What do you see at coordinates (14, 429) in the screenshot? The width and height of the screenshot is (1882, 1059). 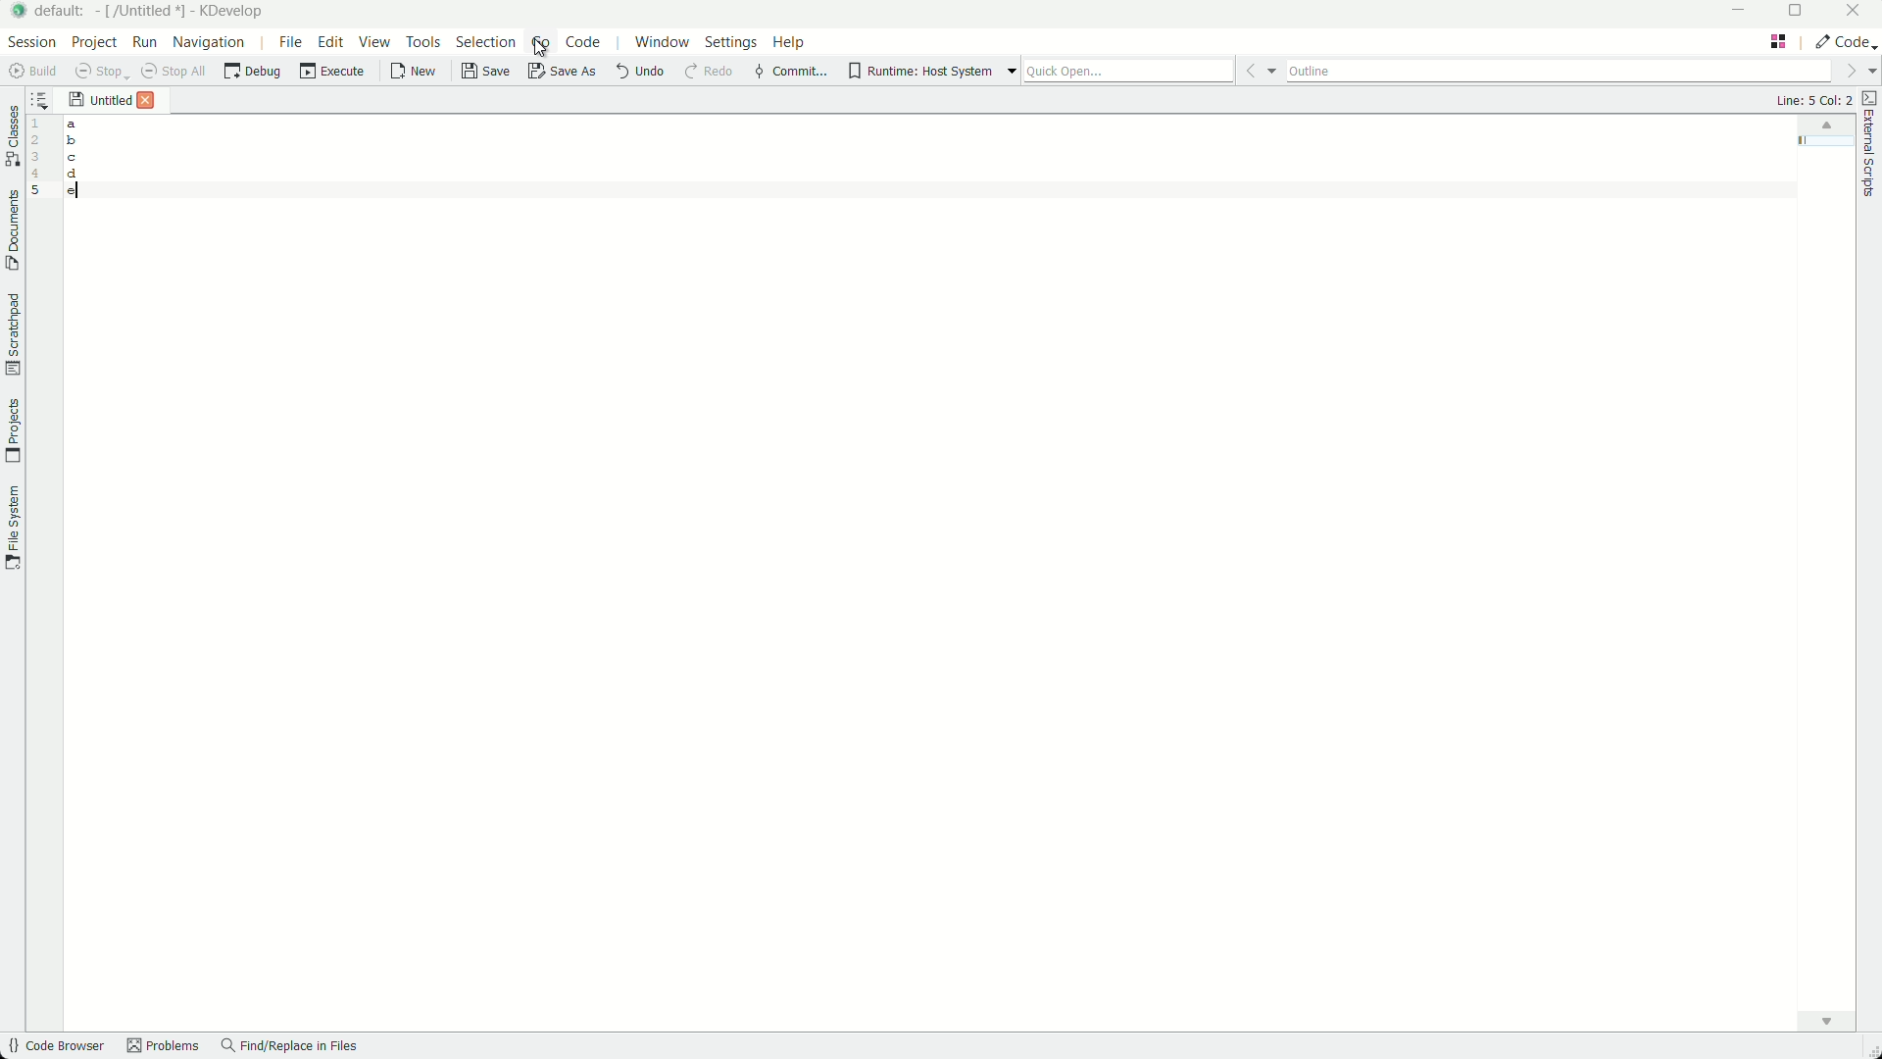 I see `projects` at bounding box center [14, 429].